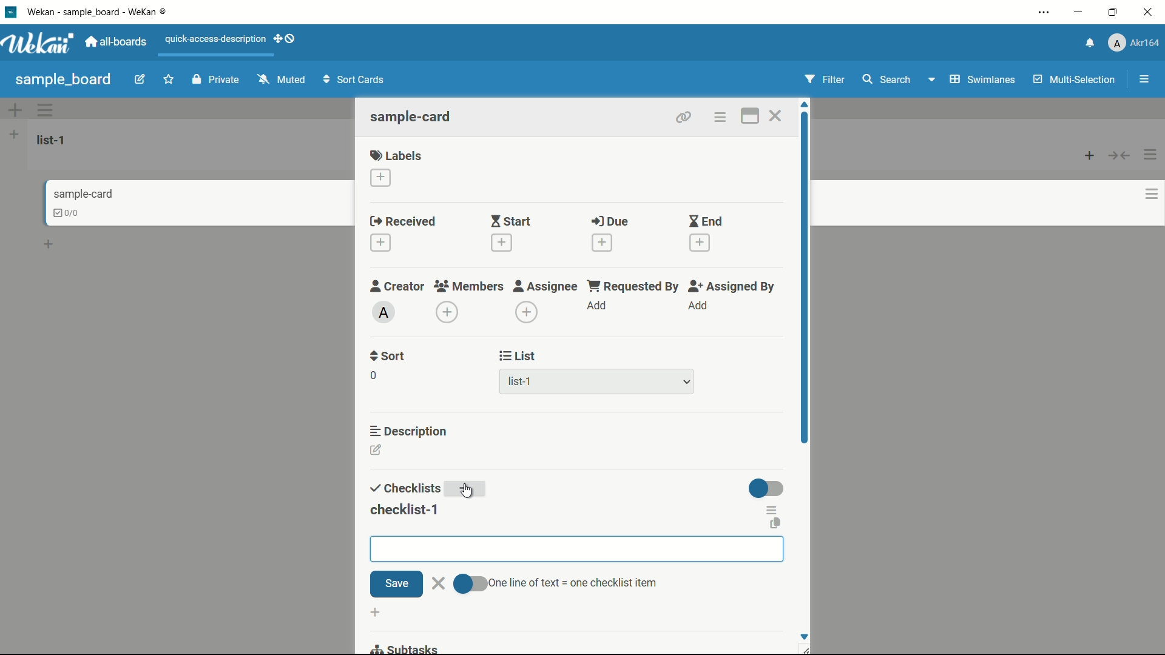  What do you see at coordinates (601, 243) in the screenshot?
I see `add date` at bounding box center [601, 243].